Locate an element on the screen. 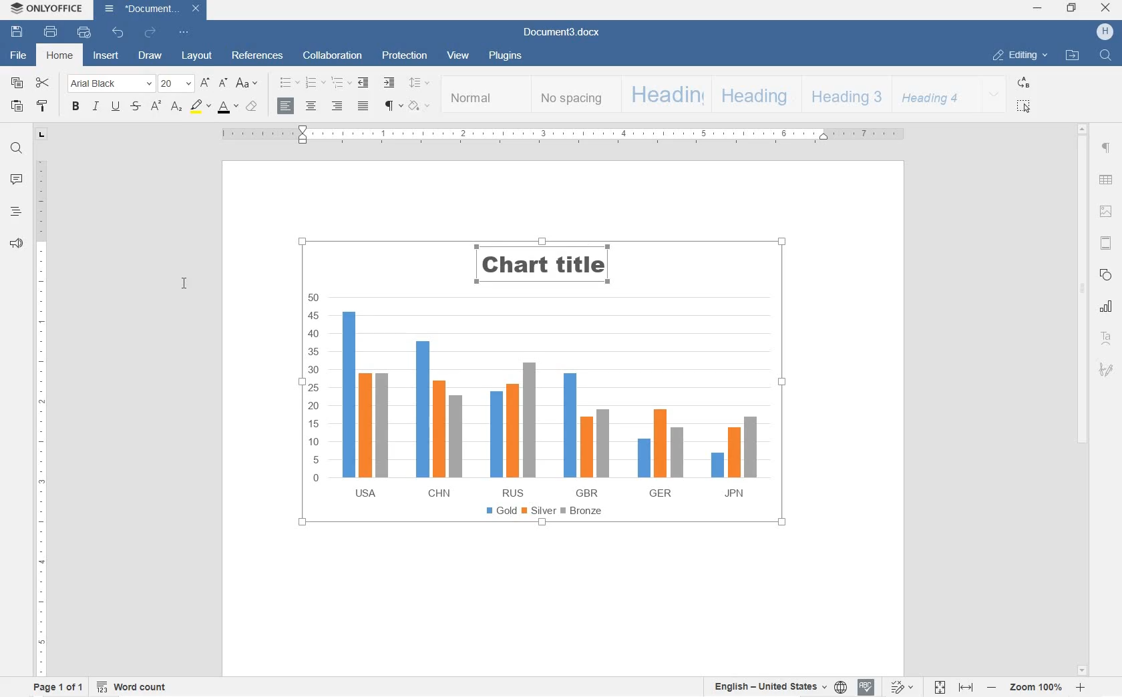  HEADING 1 is located at coordinates (664, 95).